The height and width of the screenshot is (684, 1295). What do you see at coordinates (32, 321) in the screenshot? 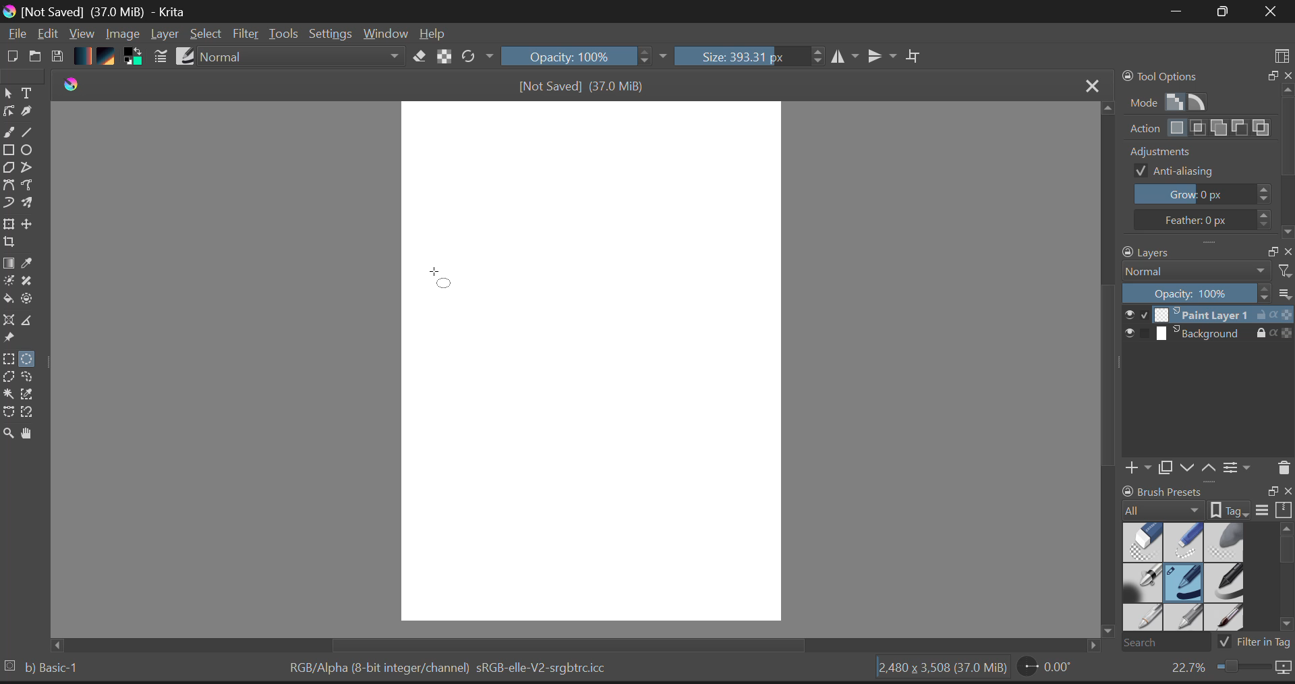
I see `Measurements` at bounding box center [32, 321].